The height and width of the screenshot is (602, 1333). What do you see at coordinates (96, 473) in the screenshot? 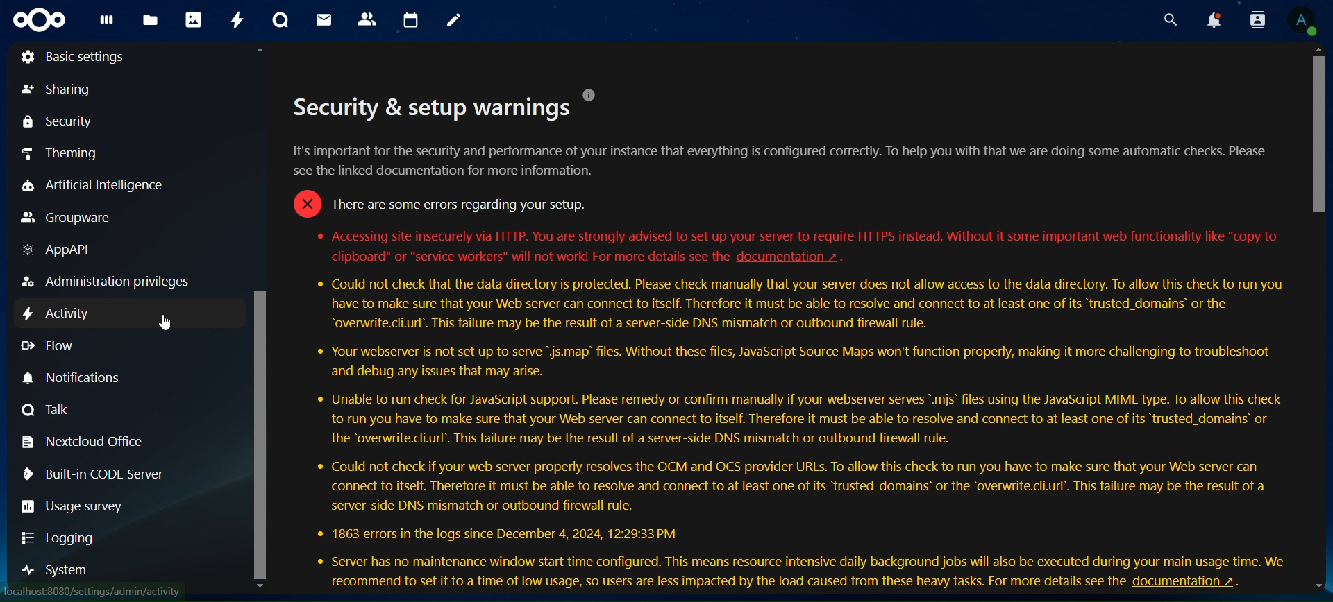
I see `built-in-CODE Server` at bounding box center [96, 473].